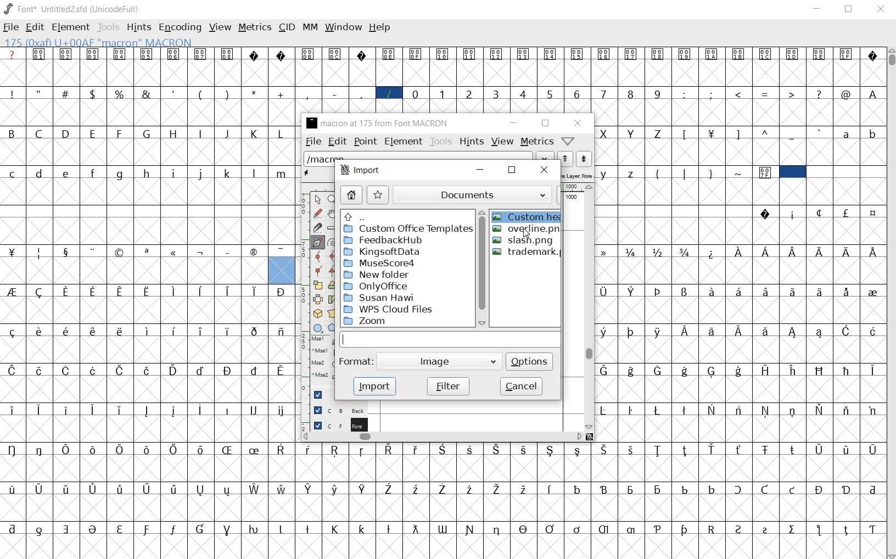 The height and width of the screenshot is (559, 896). Describe the element at coordinates (792, 489) in the screenshot. I see `Symbol` at that location.